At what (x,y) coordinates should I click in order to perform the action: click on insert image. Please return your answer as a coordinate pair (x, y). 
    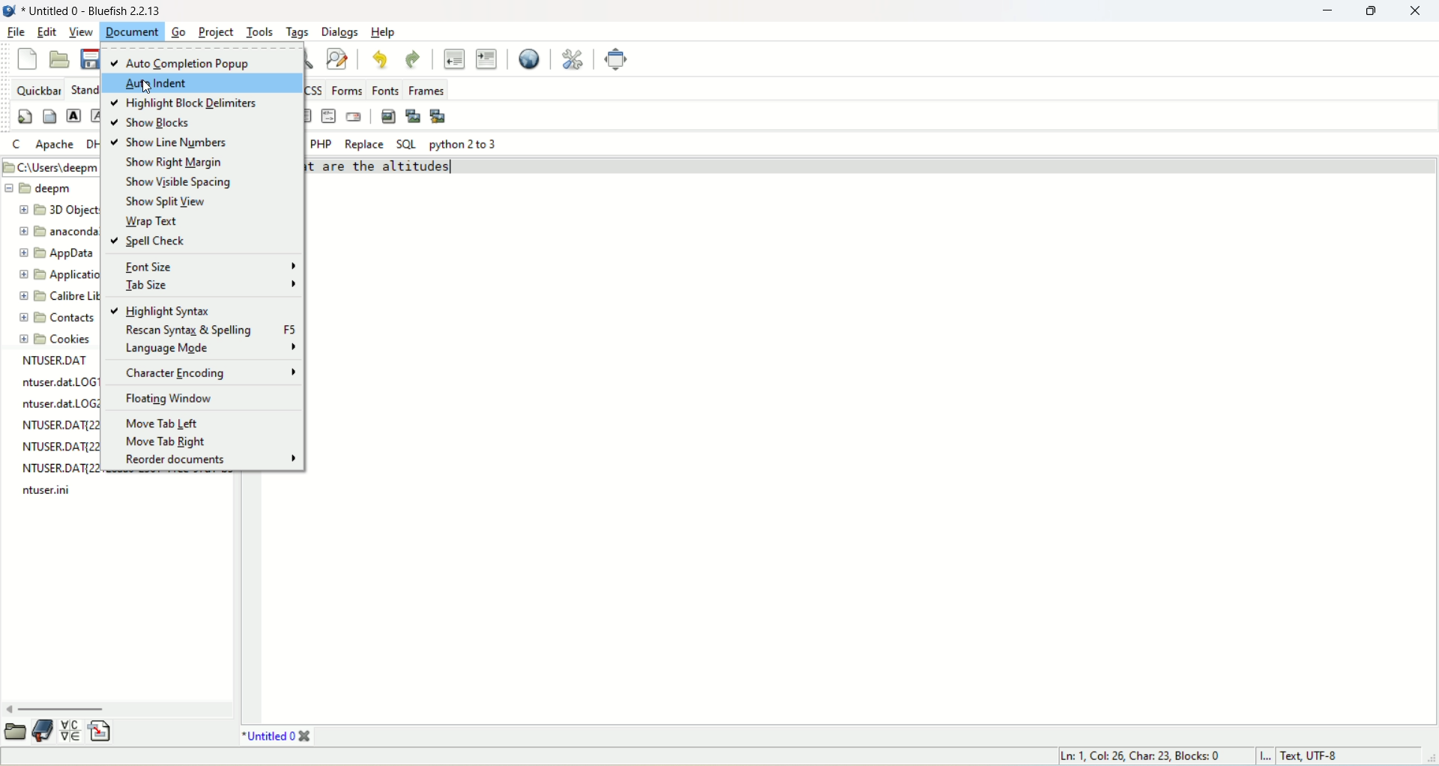
    Looking at the image, I should click on (388, 116).